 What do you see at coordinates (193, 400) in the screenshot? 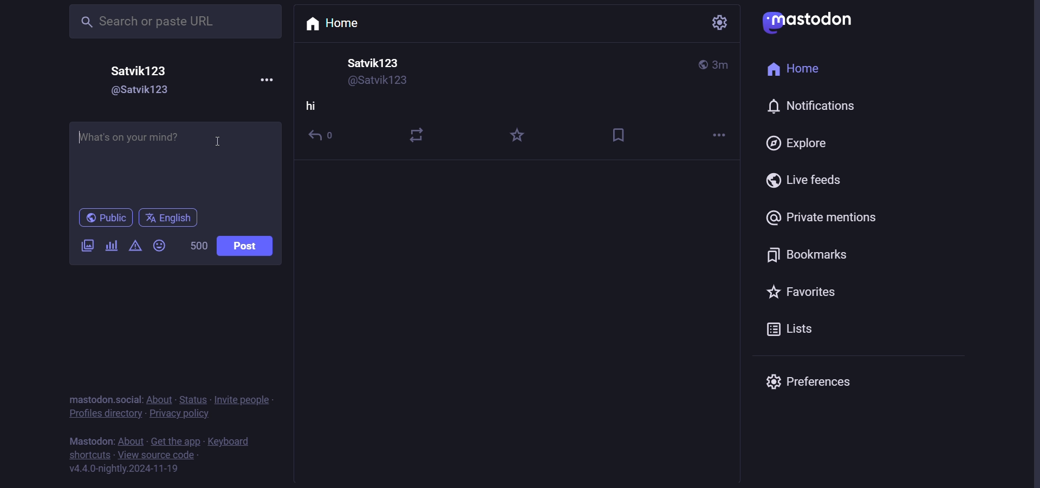
I see `status` at bounding box center [193, 400].